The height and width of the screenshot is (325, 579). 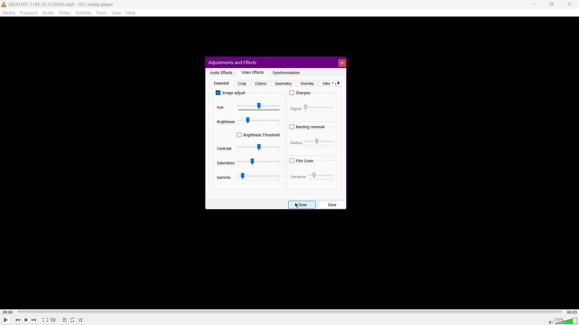 I want to click on Geometry, so click(x=282, y=83).